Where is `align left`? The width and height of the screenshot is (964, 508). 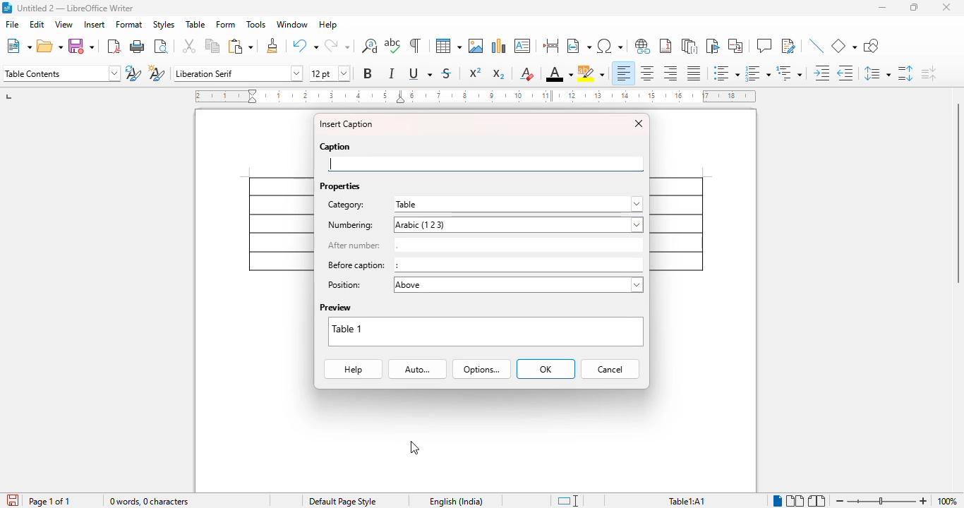 align left is located at coordinates (624, 73).